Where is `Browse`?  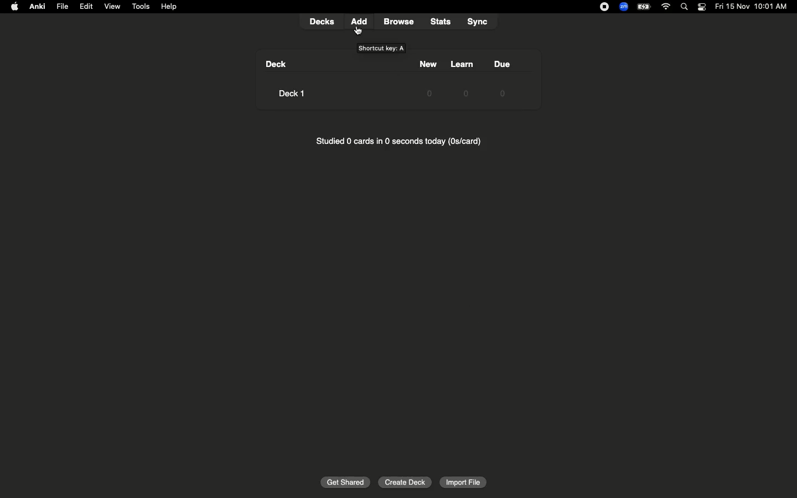 Browse is located at coordinates (402, 22).